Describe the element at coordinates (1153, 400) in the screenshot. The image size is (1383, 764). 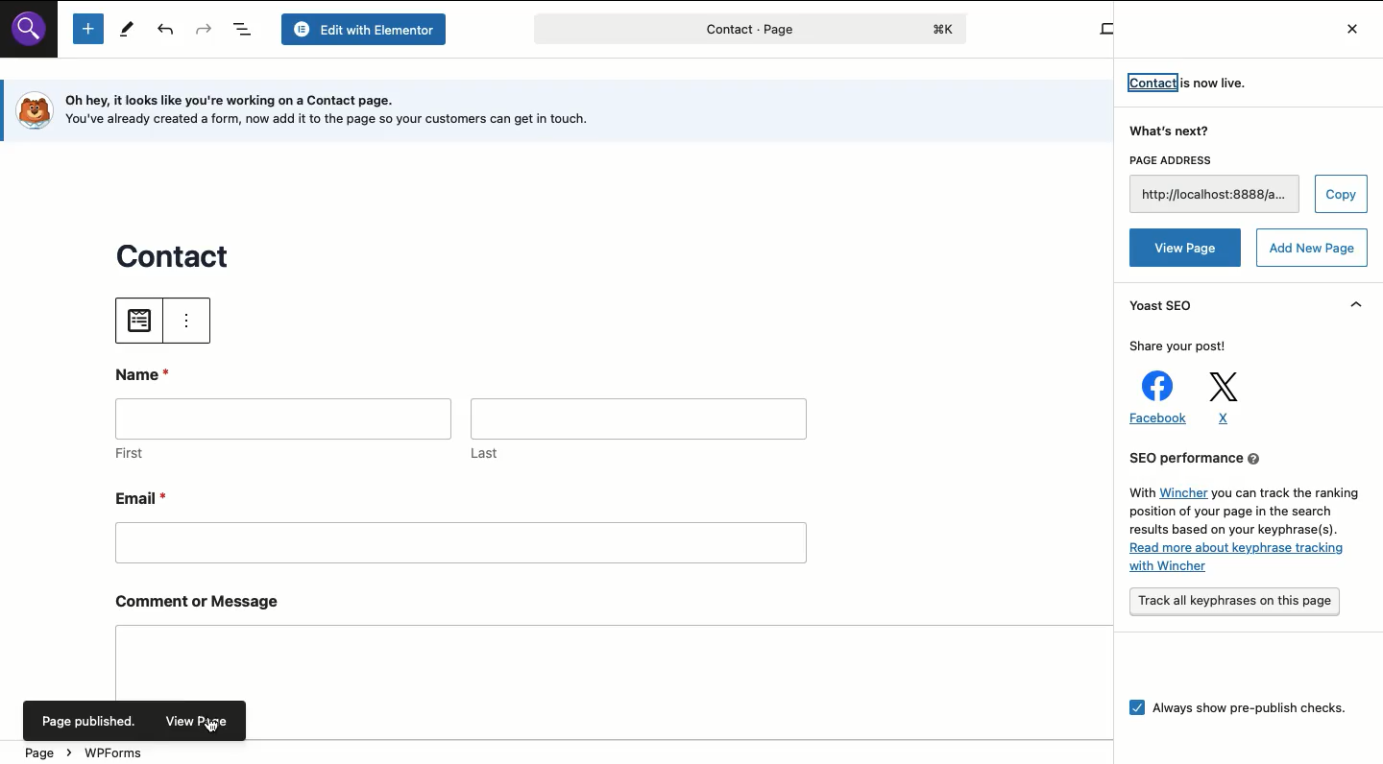
I see `Facebook` at that location.